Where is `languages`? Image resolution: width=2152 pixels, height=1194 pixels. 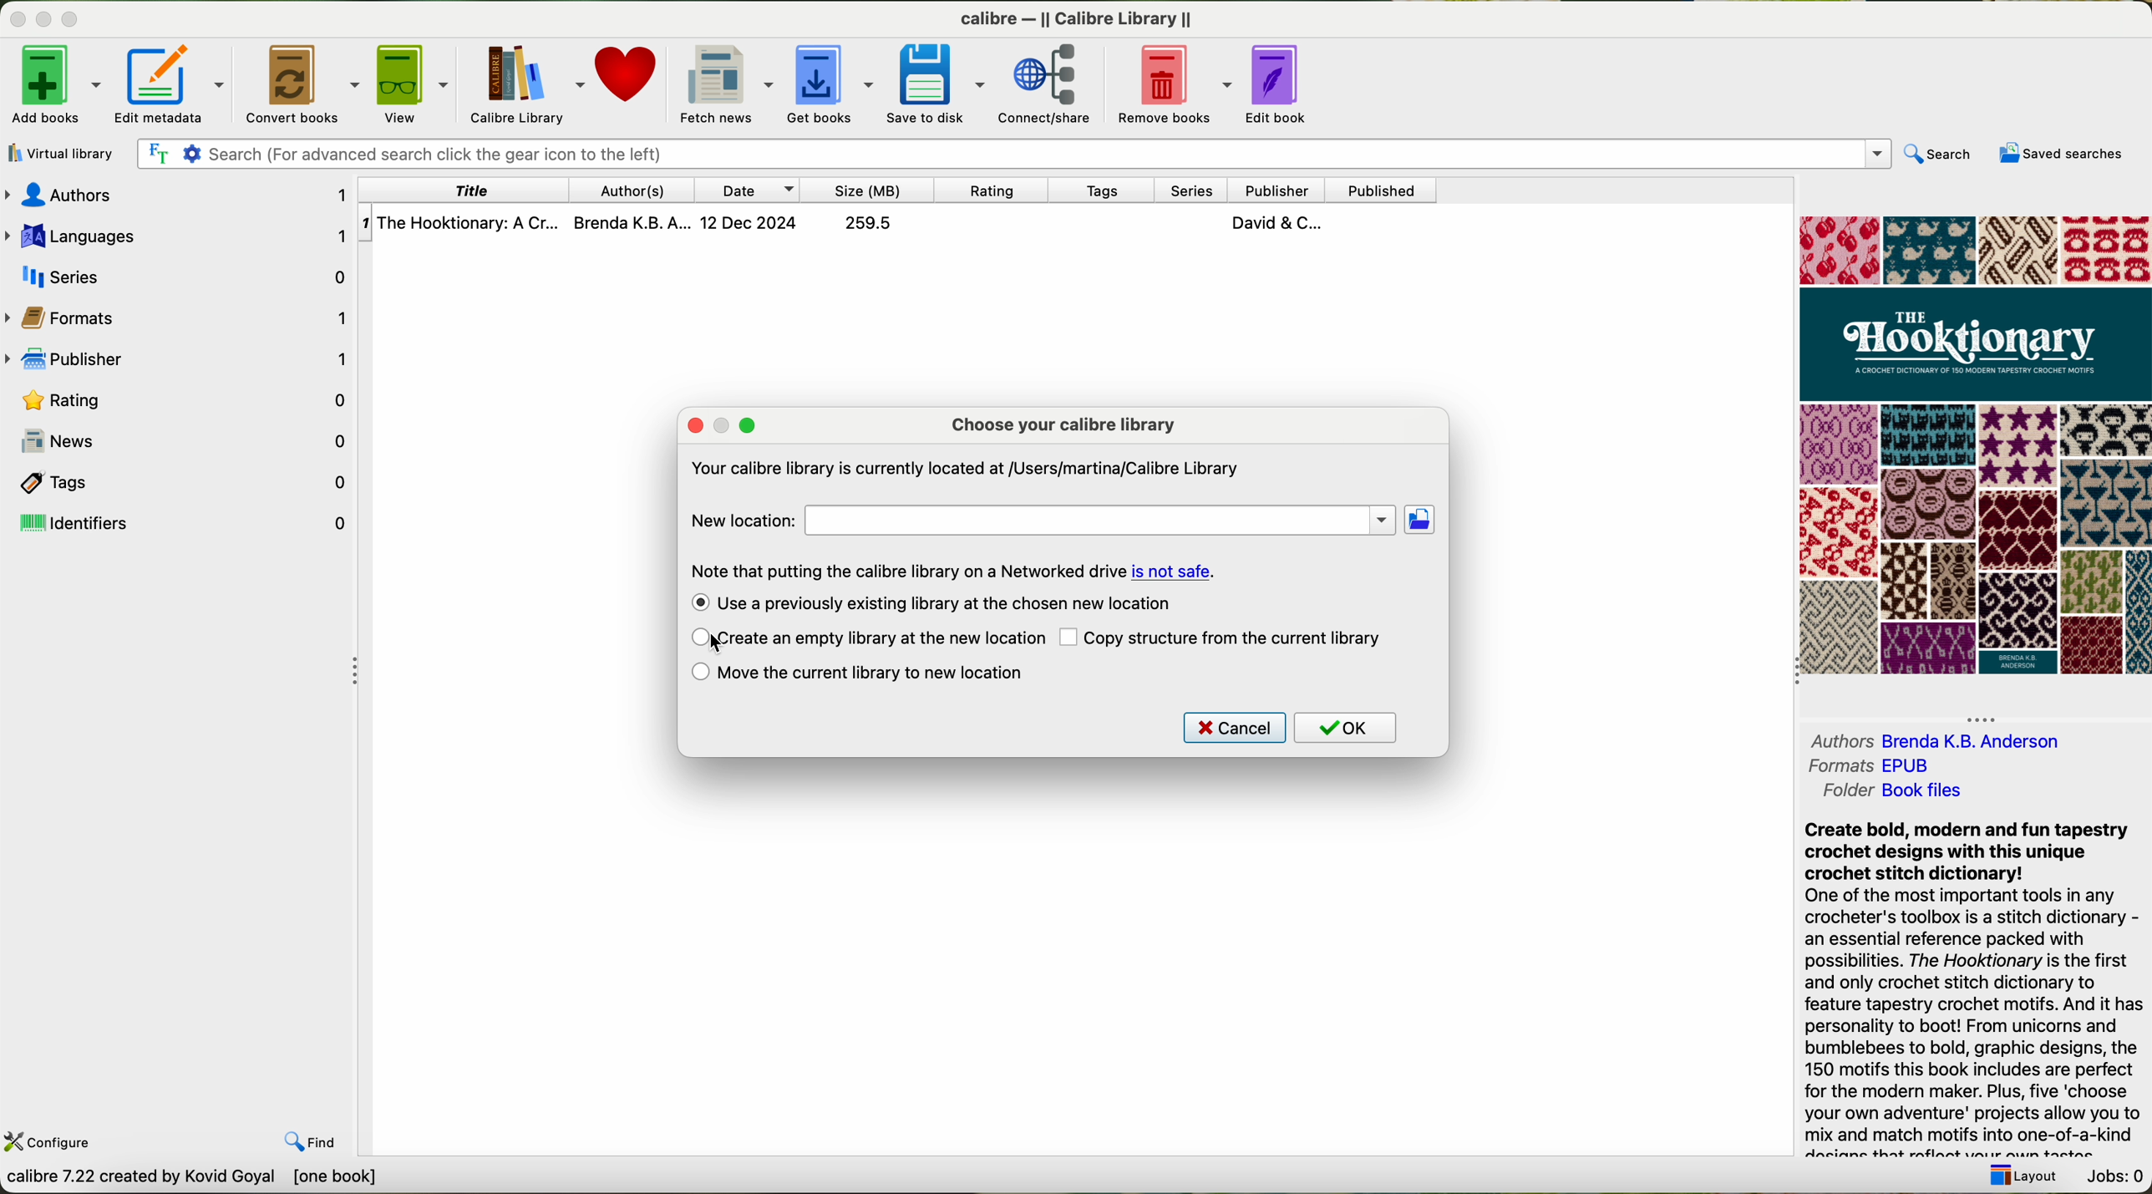
languages is located at coordinates (178, 233).